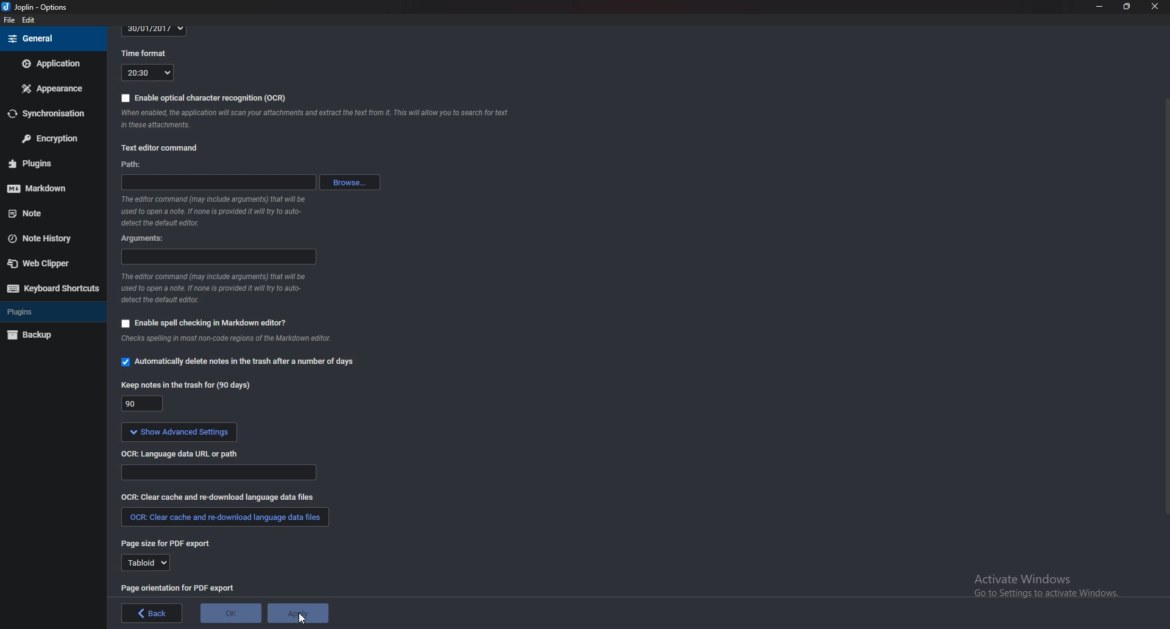 The image size is (1170, 629). I want to click on Info, so click(219, 210).